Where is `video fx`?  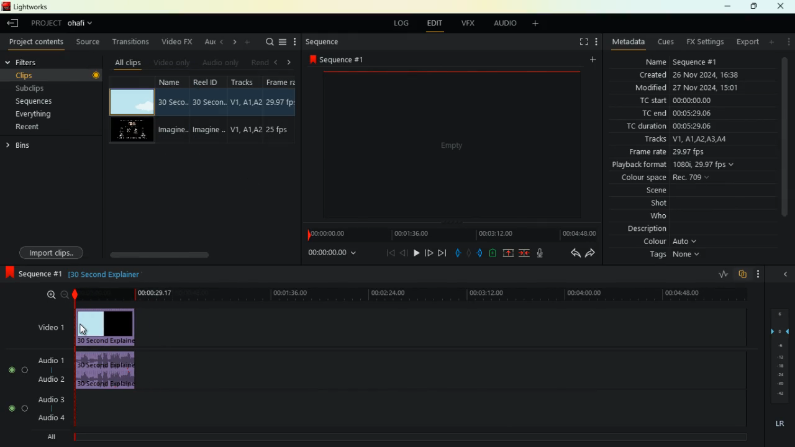
video fx is located at coordinates (175, 41).